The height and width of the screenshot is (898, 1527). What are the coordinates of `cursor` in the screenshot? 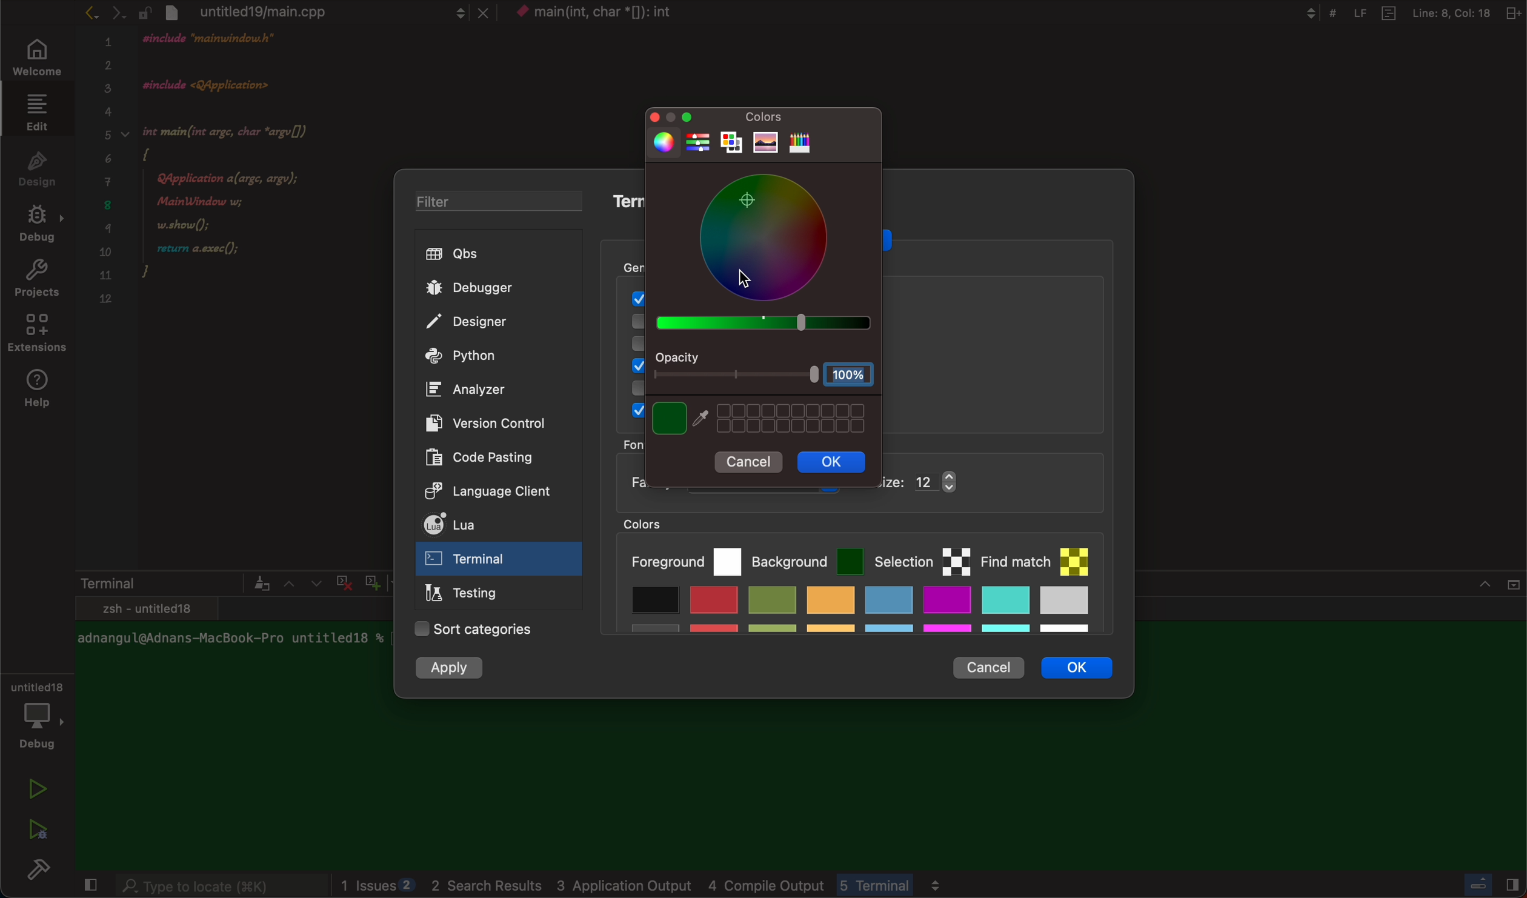 It's located at (753, 272).